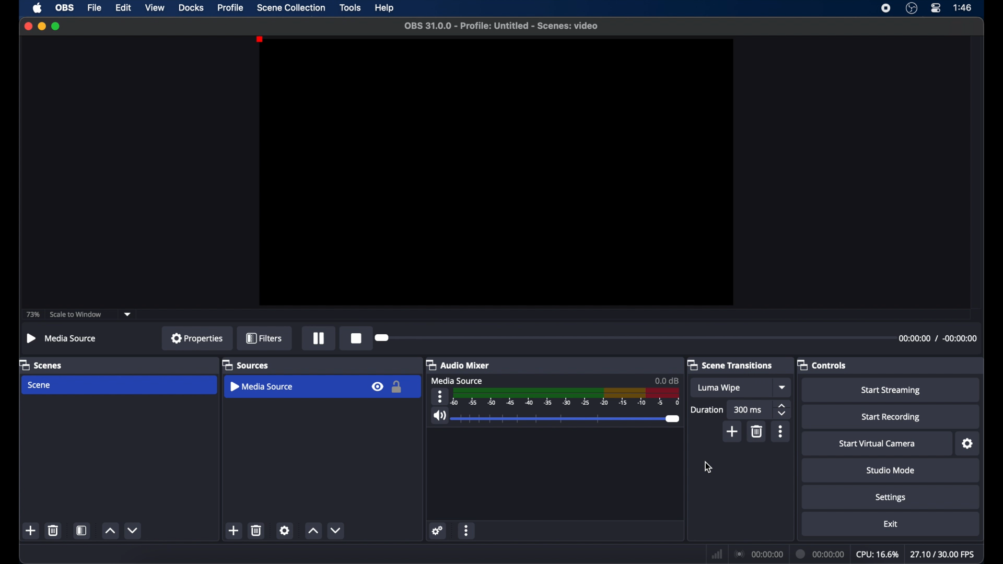  Describe the element at coordinates (397, 387) in the screenshot. I see `lock icon` at that location.